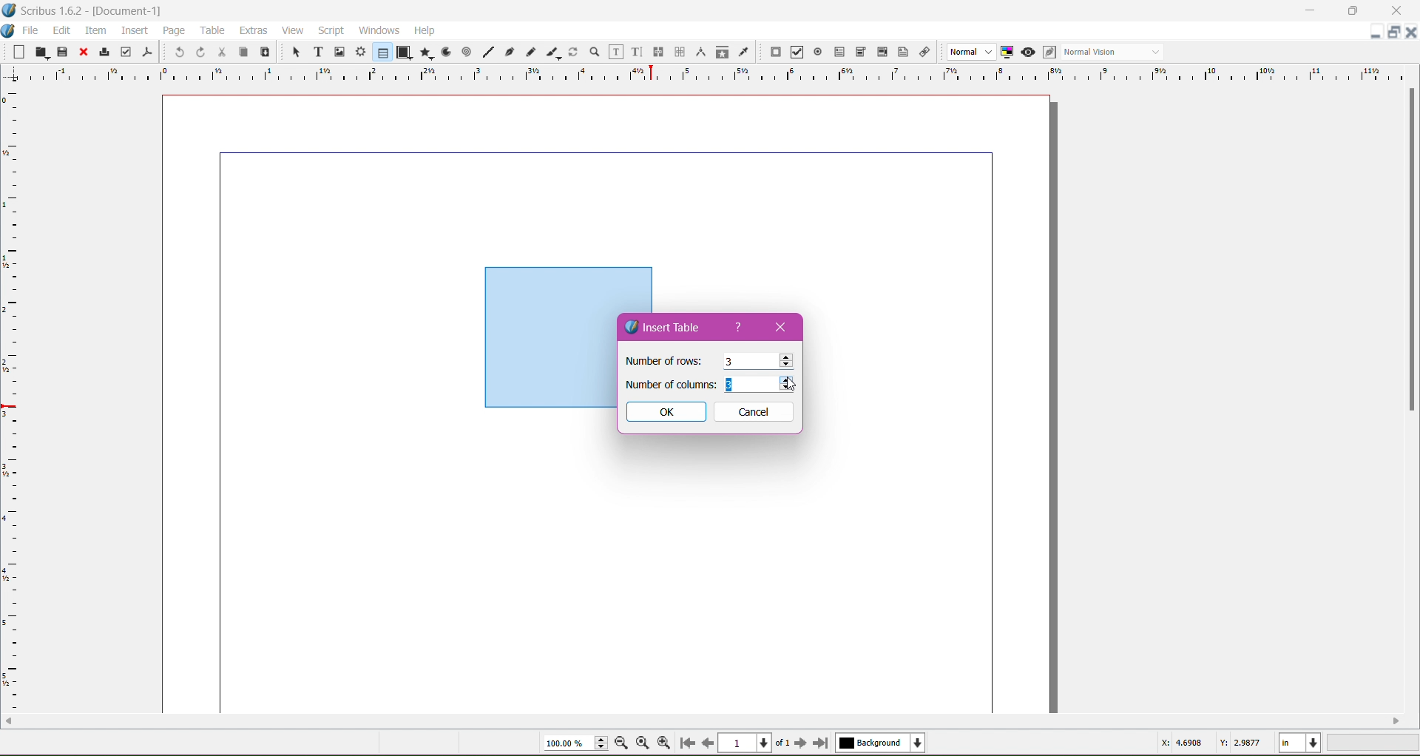 The height and width of the screenshot is (756, 1420). I want to click on Edit Text in Frames, so click(616, 52).